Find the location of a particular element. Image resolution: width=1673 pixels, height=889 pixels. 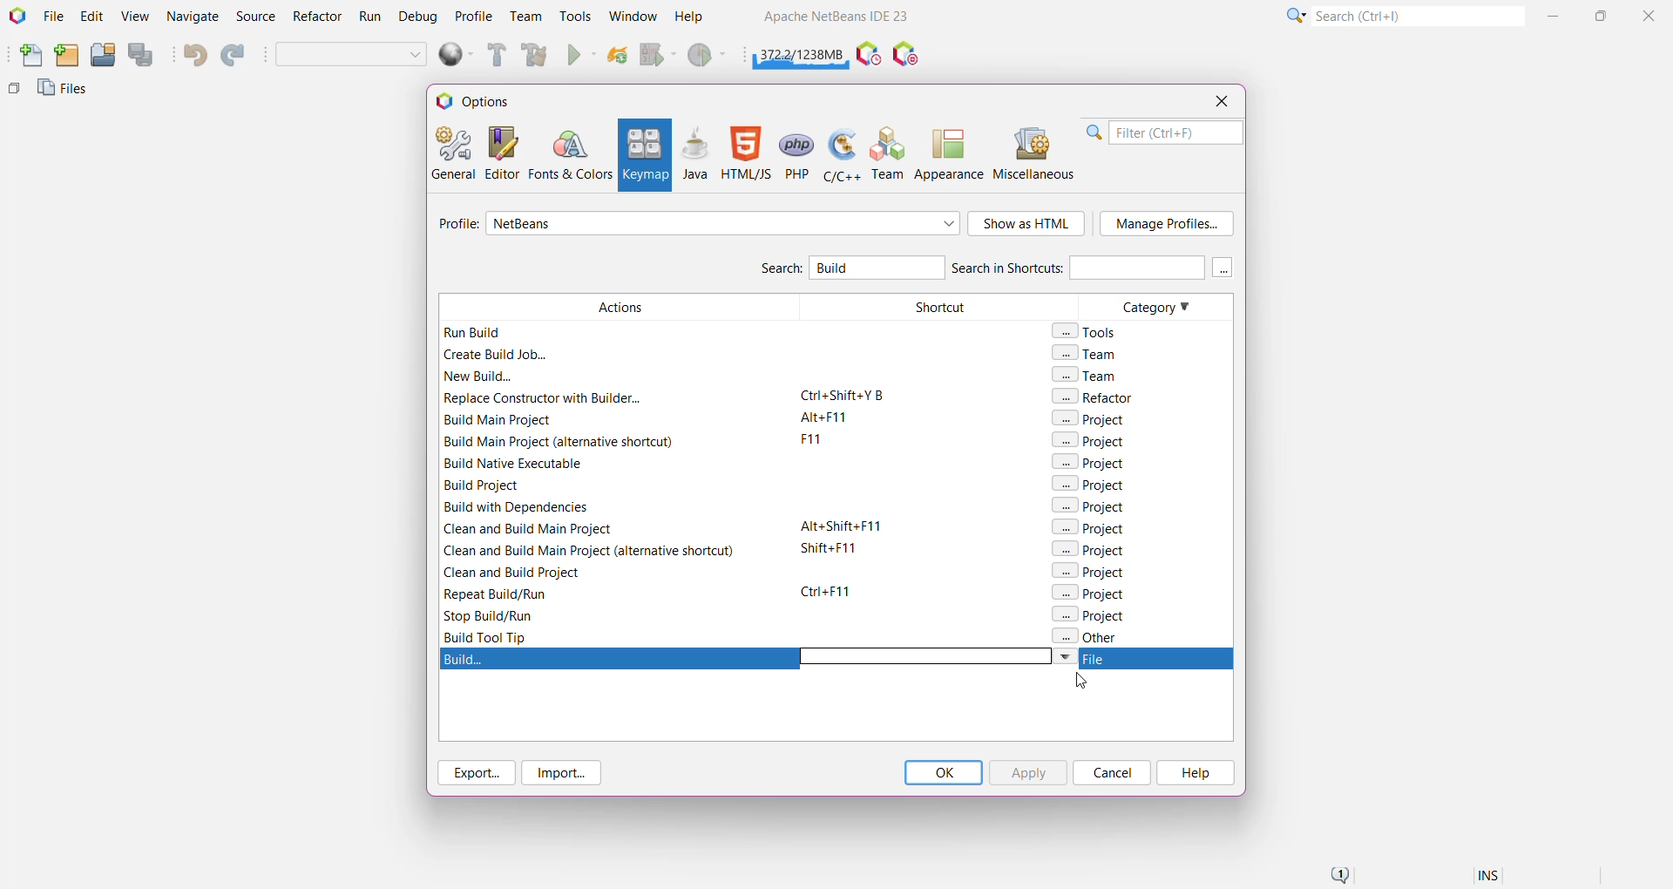

Window is located at coordinates (633, 16).